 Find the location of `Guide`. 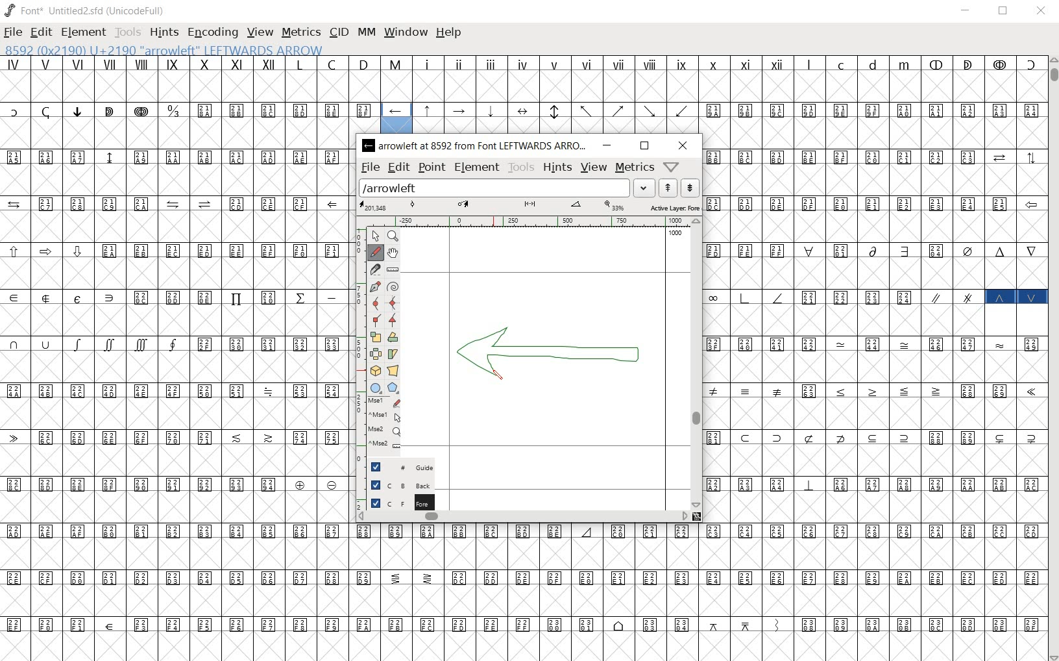

Guide is located at coordinates (397, 467).